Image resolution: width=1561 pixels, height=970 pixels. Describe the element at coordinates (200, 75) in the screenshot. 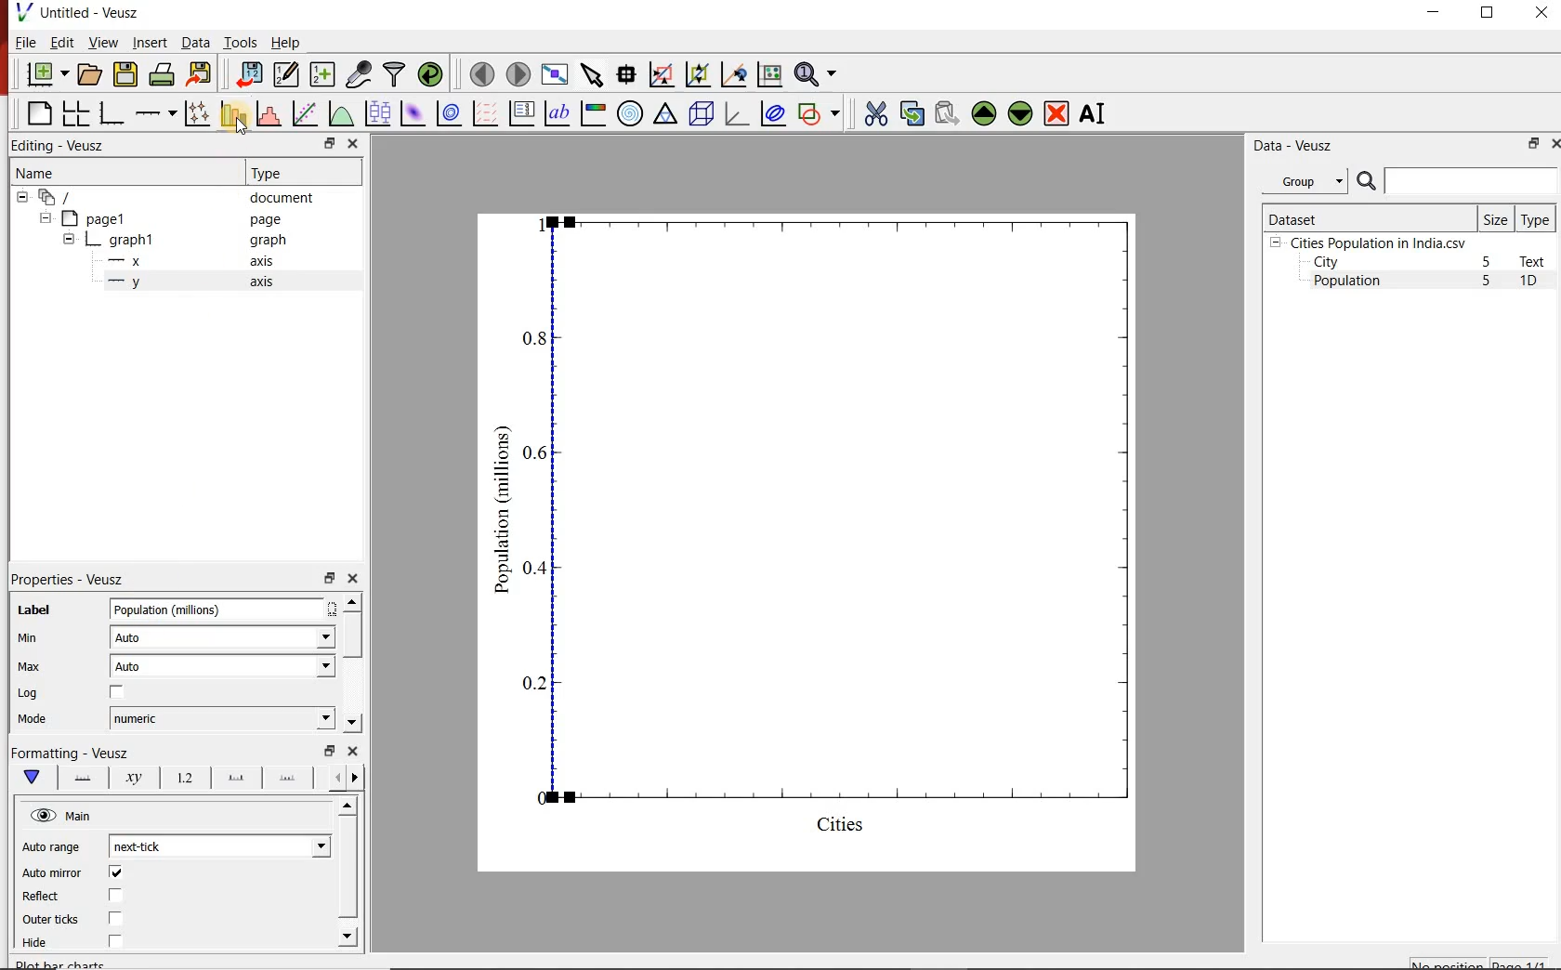

I see `export to graphics format` at that location.